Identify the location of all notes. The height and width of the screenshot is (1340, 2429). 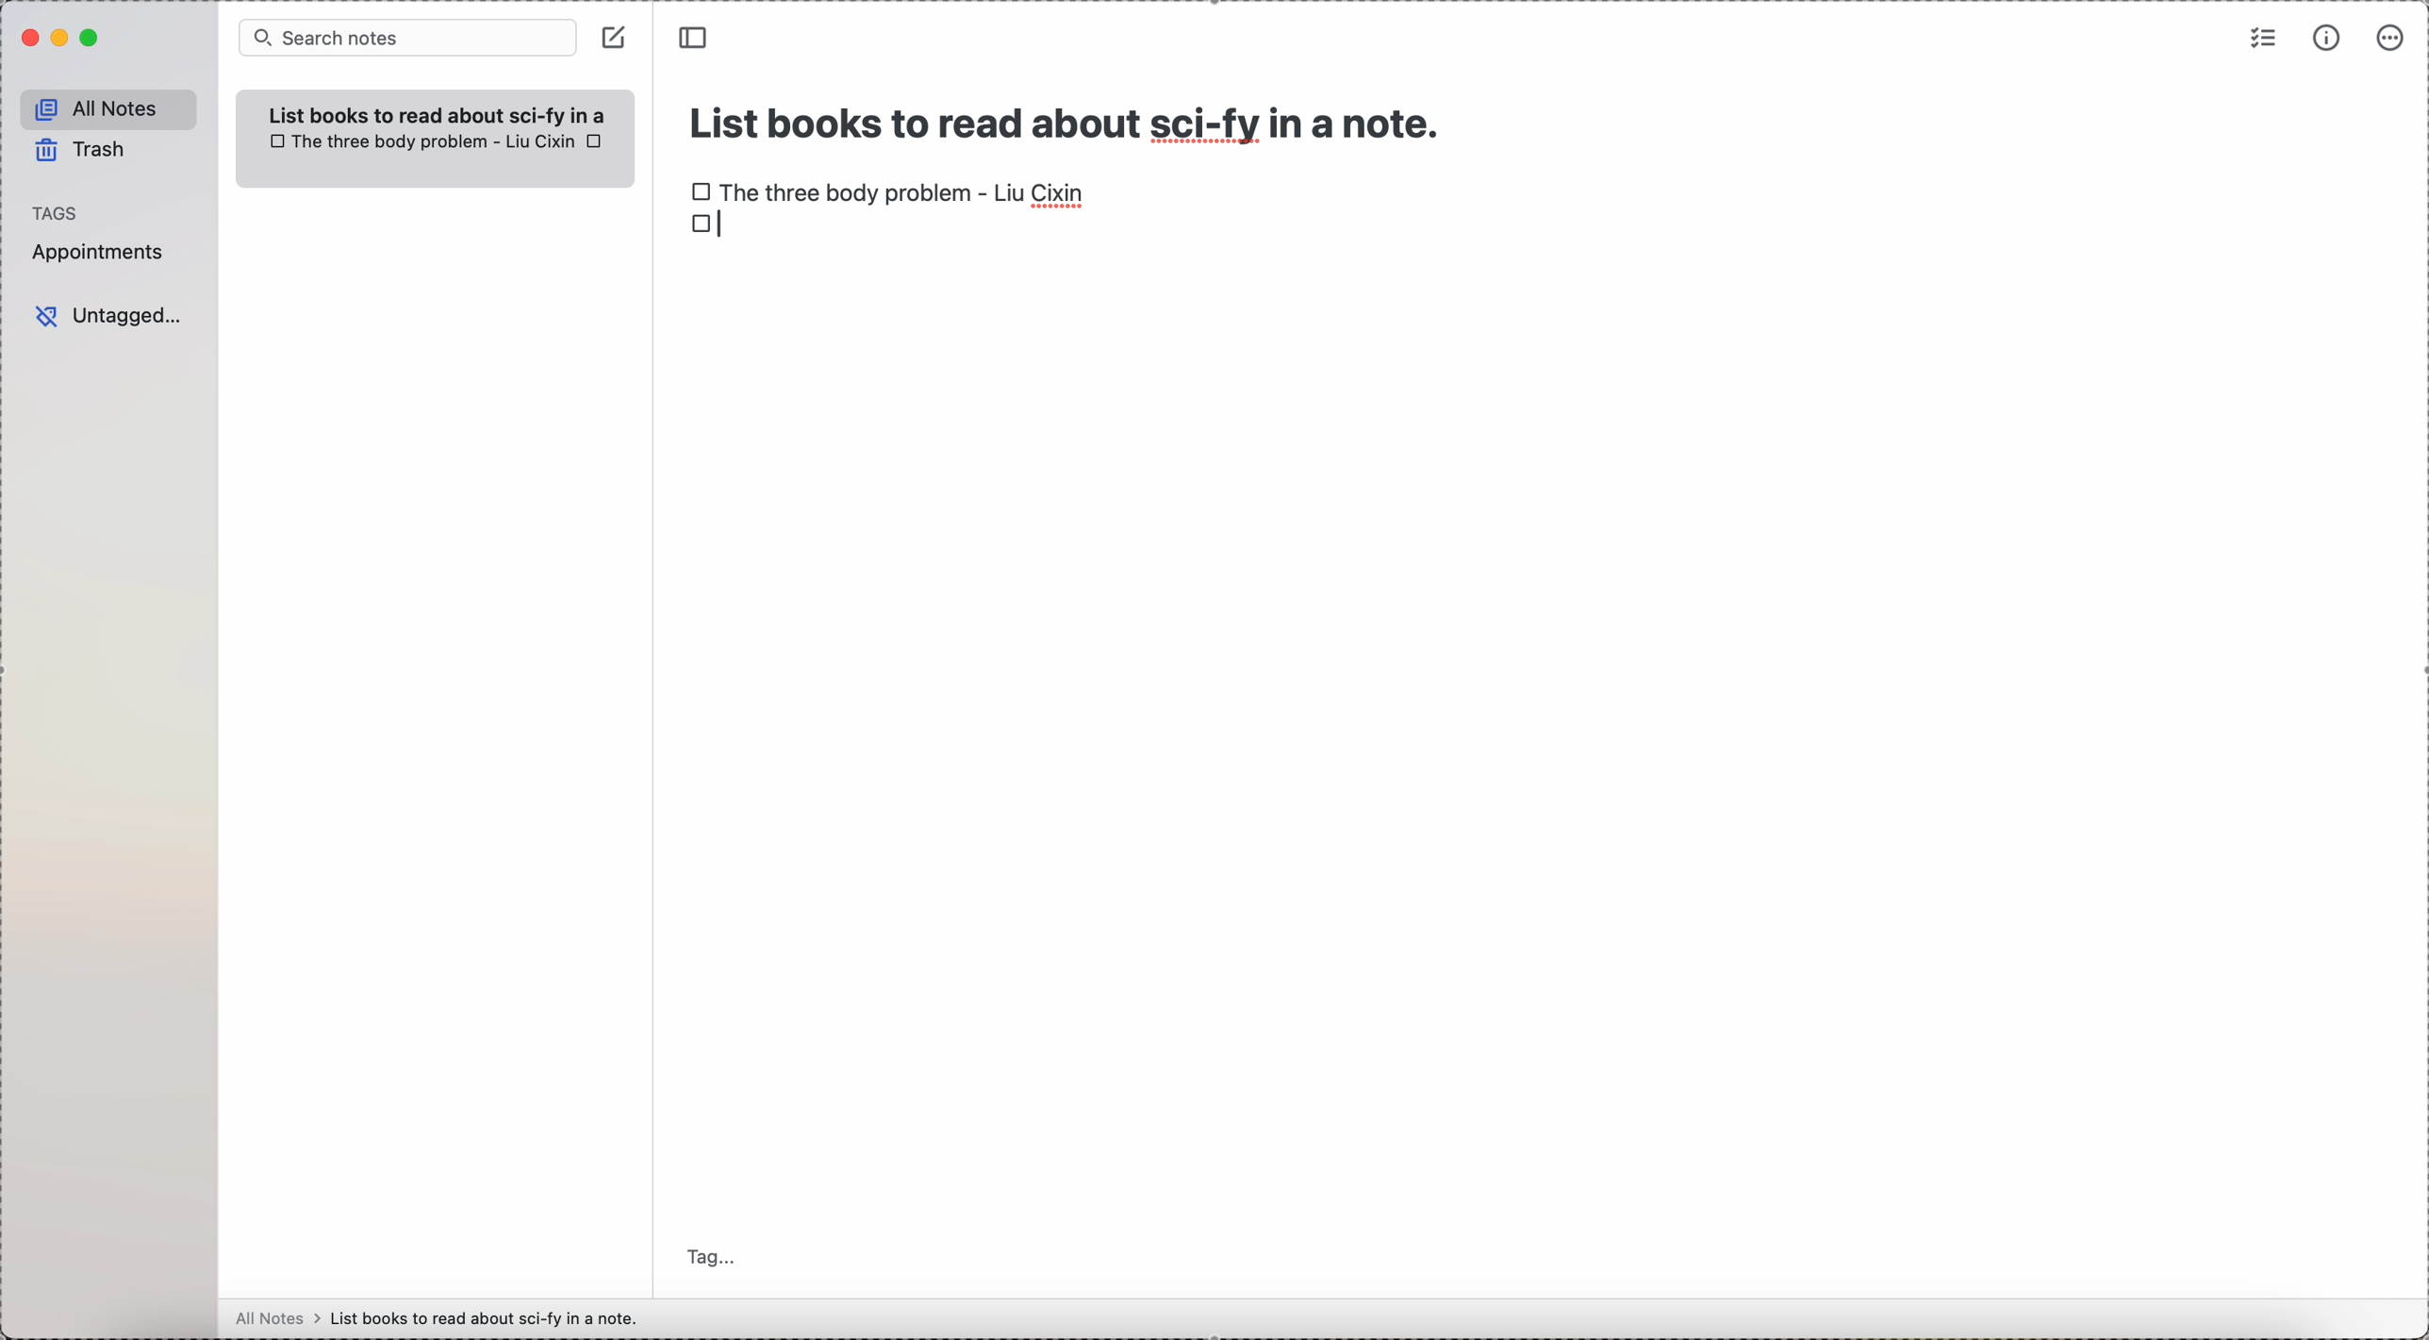
(104, 106).